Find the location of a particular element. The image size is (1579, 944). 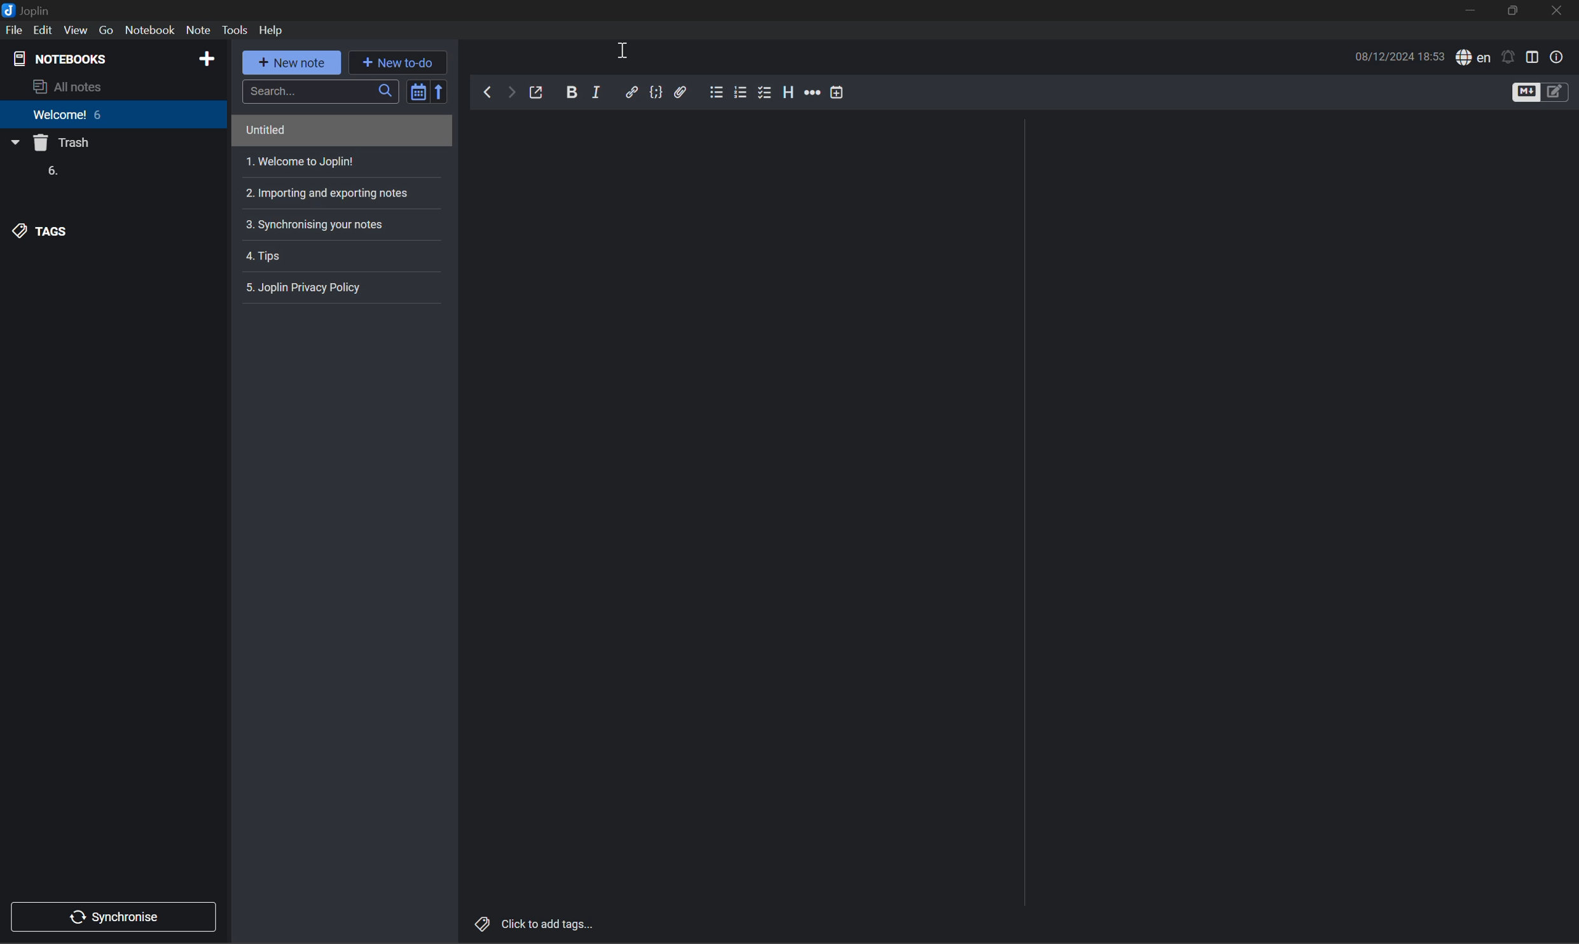

Tools is located at coordinates (237, 31).